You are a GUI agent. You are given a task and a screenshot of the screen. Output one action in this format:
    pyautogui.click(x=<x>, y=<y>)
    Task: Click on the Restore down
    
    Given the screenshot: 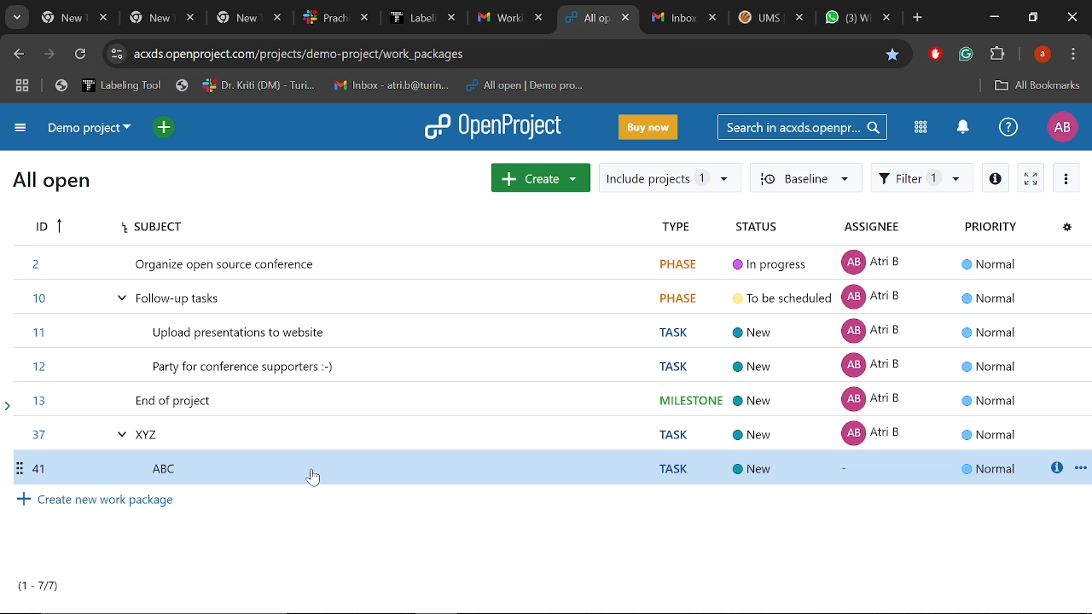 What is the action you would take?
    pyautogui.click(x=1034, y=17)
    